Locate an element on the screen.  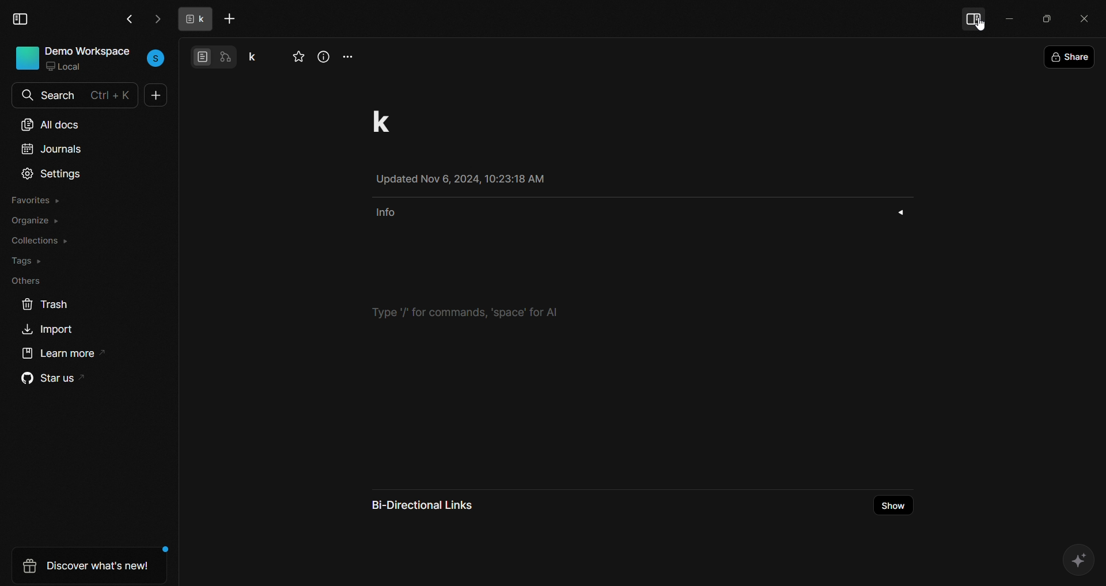
type '/' for commands, 'space'' for ai is located at coordinates (480, 314).